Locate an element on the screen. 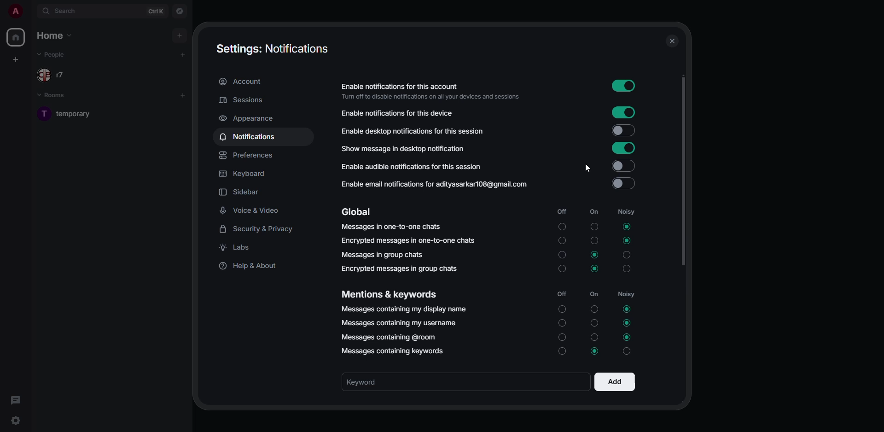 This screenshot has height=432, width=884. disabled is located at coordinates (624, 165).